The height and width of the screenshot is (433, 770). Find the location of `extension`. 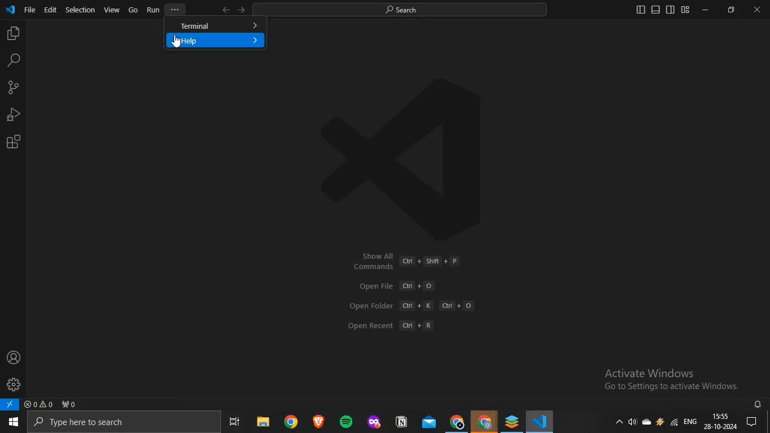

extension is located at coordinates (14, 142).